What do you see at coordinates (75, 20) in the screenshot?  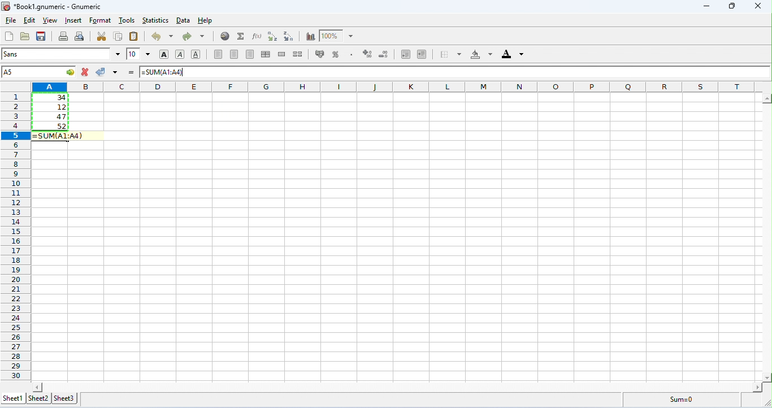 I see `insert` at bounding box center [75, 20].